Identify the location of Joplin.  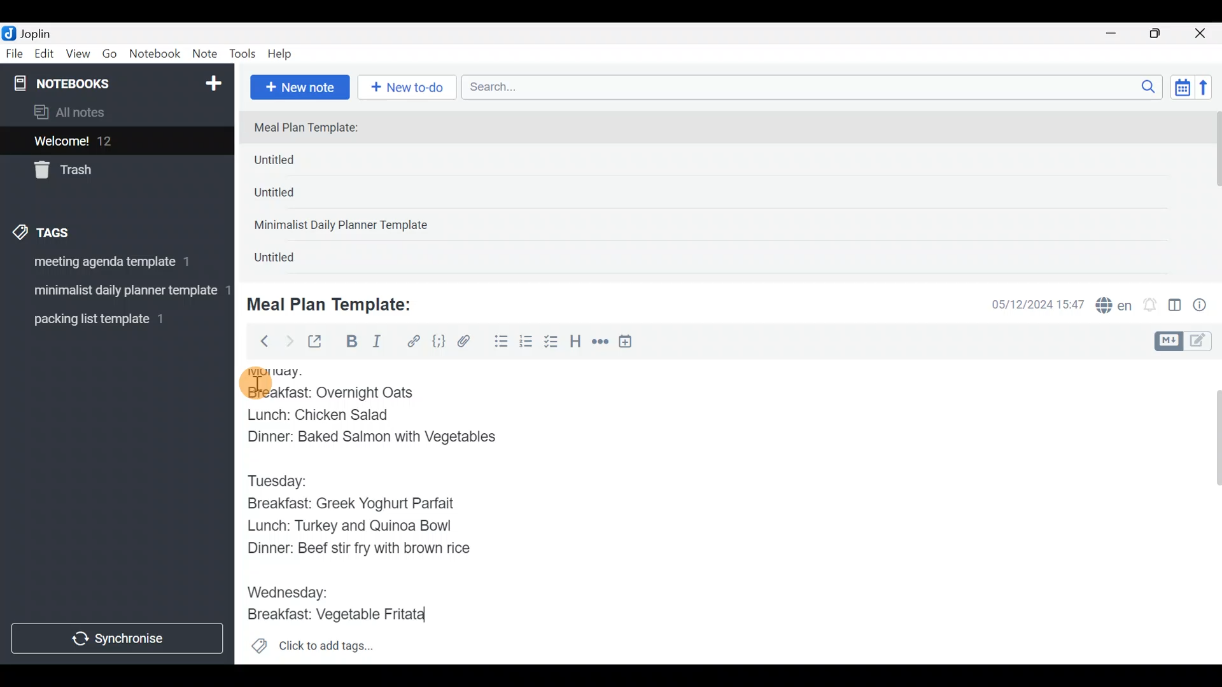
(44, 32).